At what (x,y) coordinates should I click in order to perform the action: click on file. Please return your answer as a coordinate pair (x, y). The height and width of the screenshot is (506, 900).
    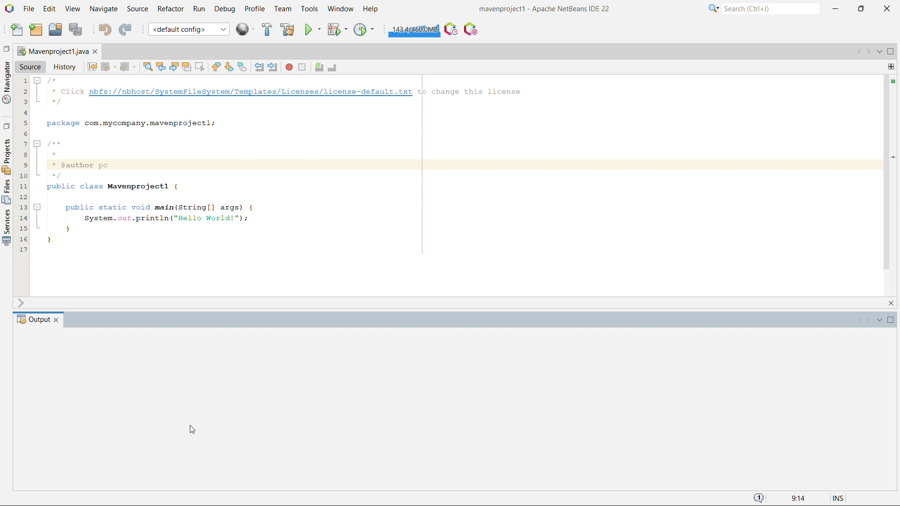
    Looking at the image, I should click on (29, 9).